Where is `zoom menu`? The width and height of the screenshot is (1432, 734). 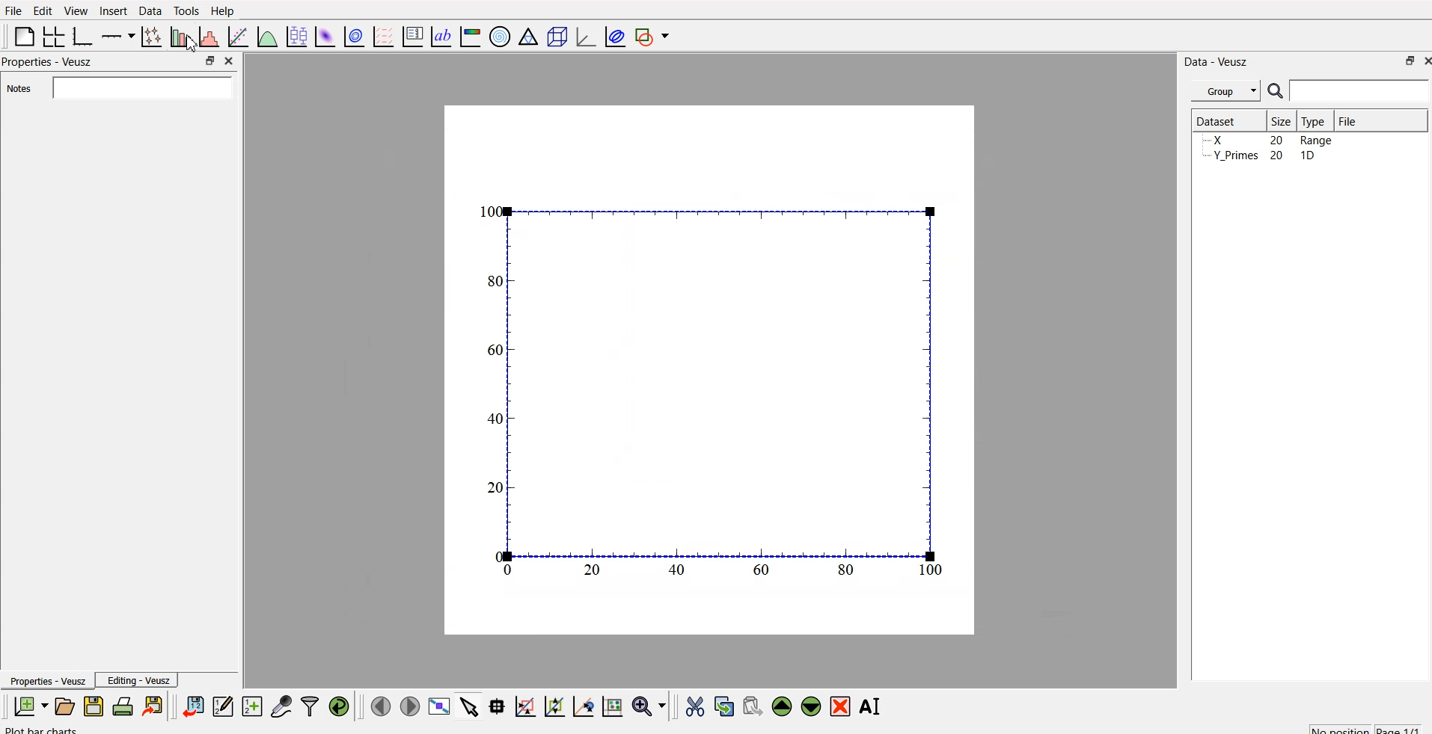
zoom menu is located at coordinates (649, 706).